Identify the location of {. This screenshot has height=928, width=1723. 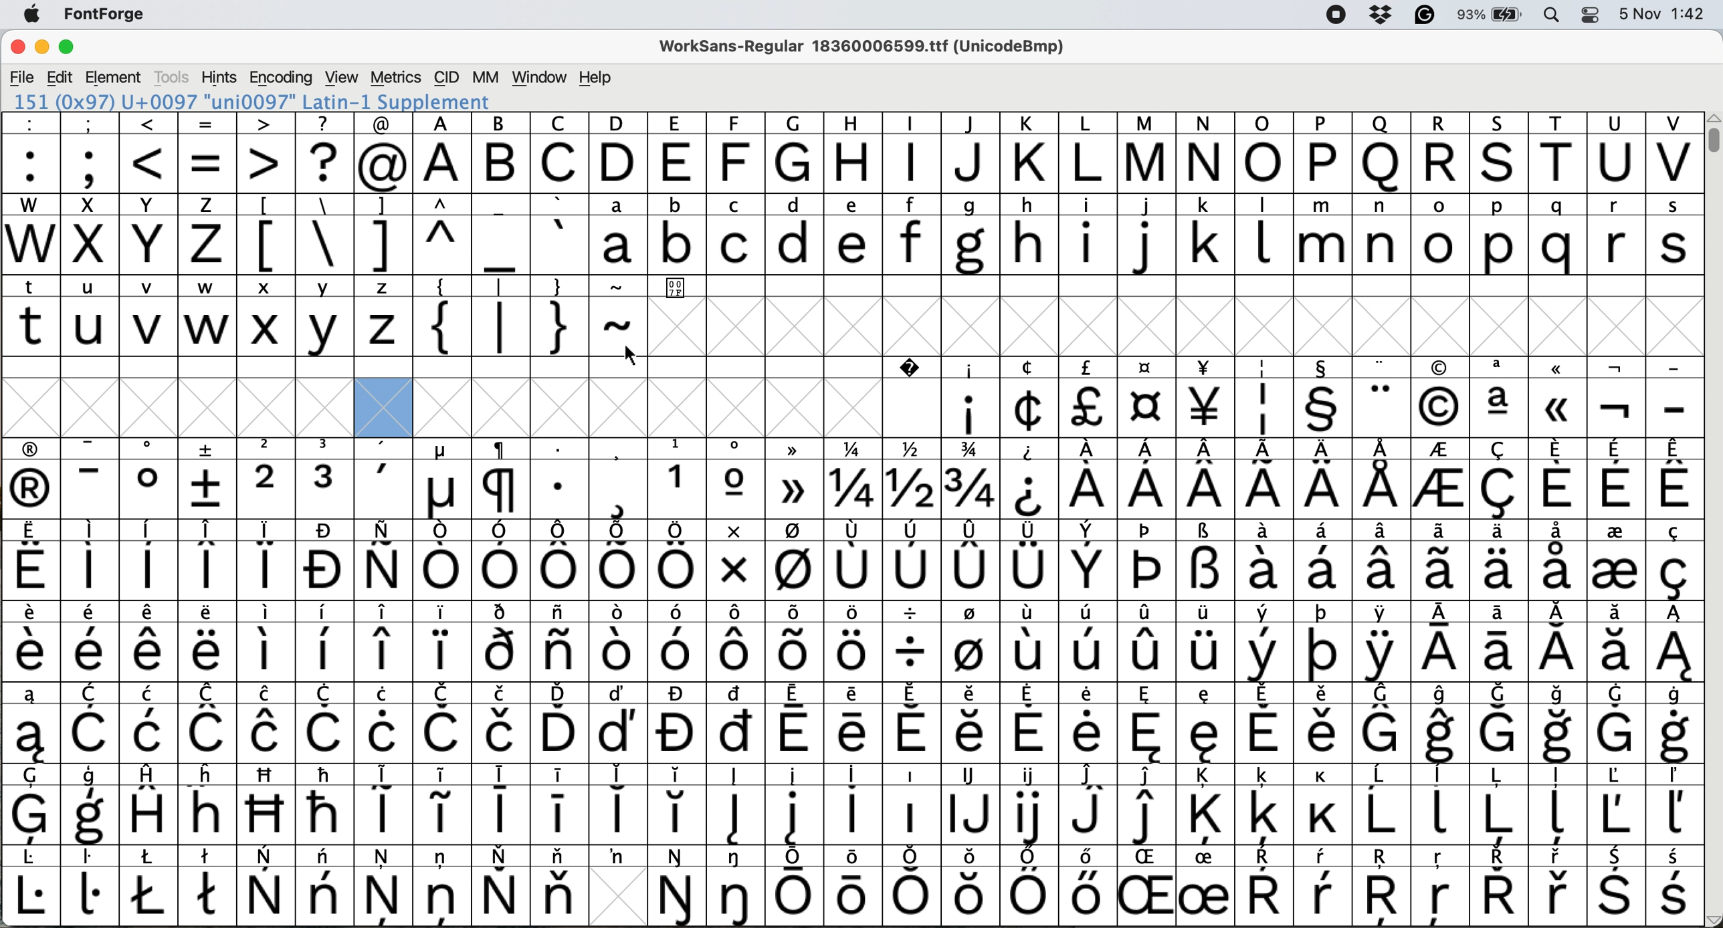
(443, 316).